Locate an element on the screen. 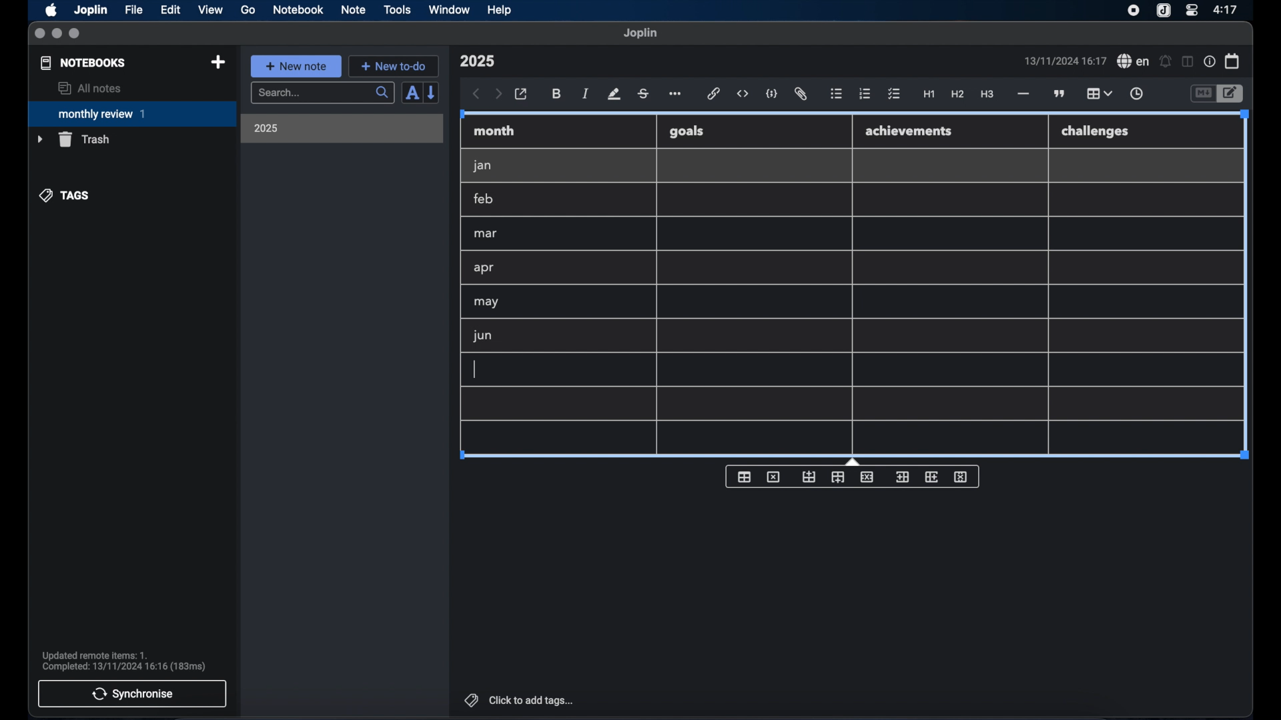  insert row before is located at coordinates (809, 477).